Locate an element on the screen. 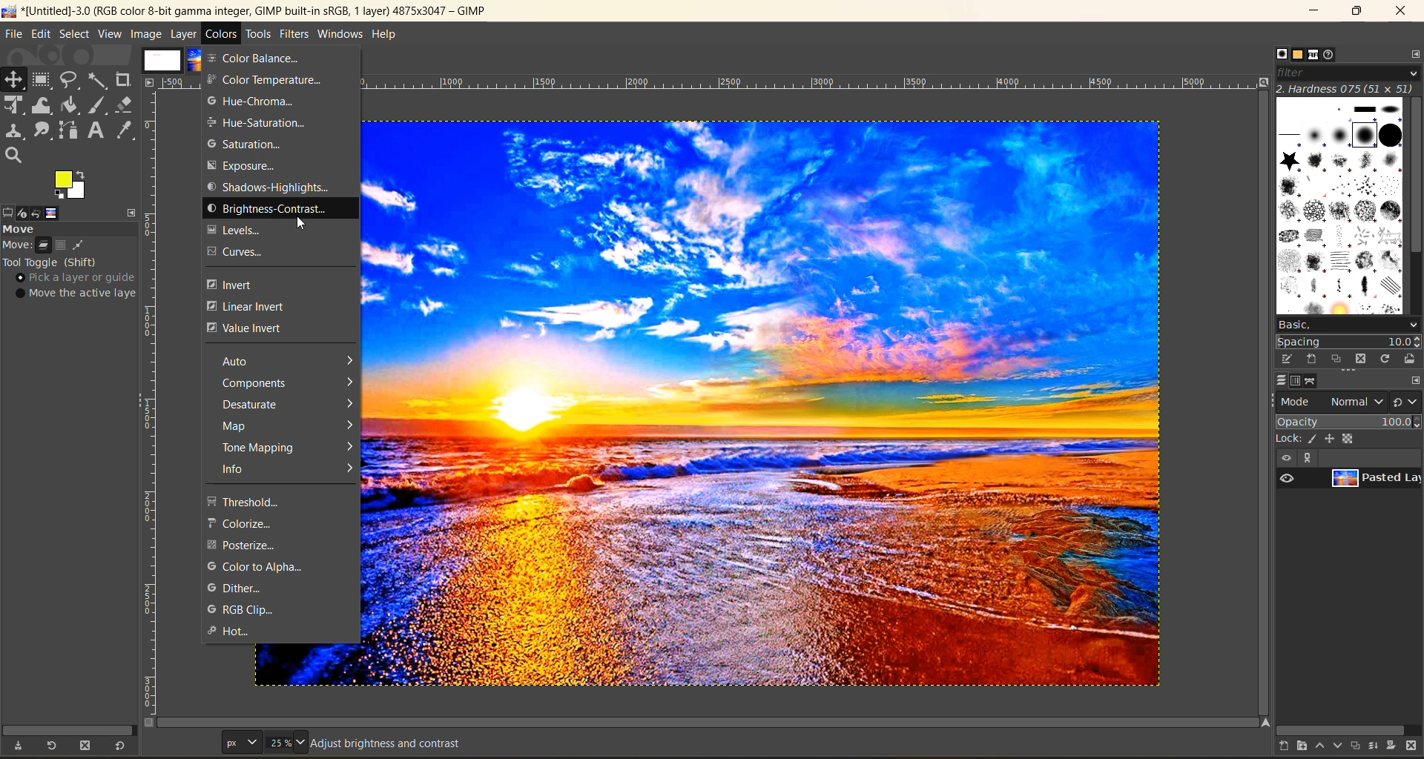 The image size is (1424, 759). lock pixels, position and size, alpha is located at coordinates (1348, 438).